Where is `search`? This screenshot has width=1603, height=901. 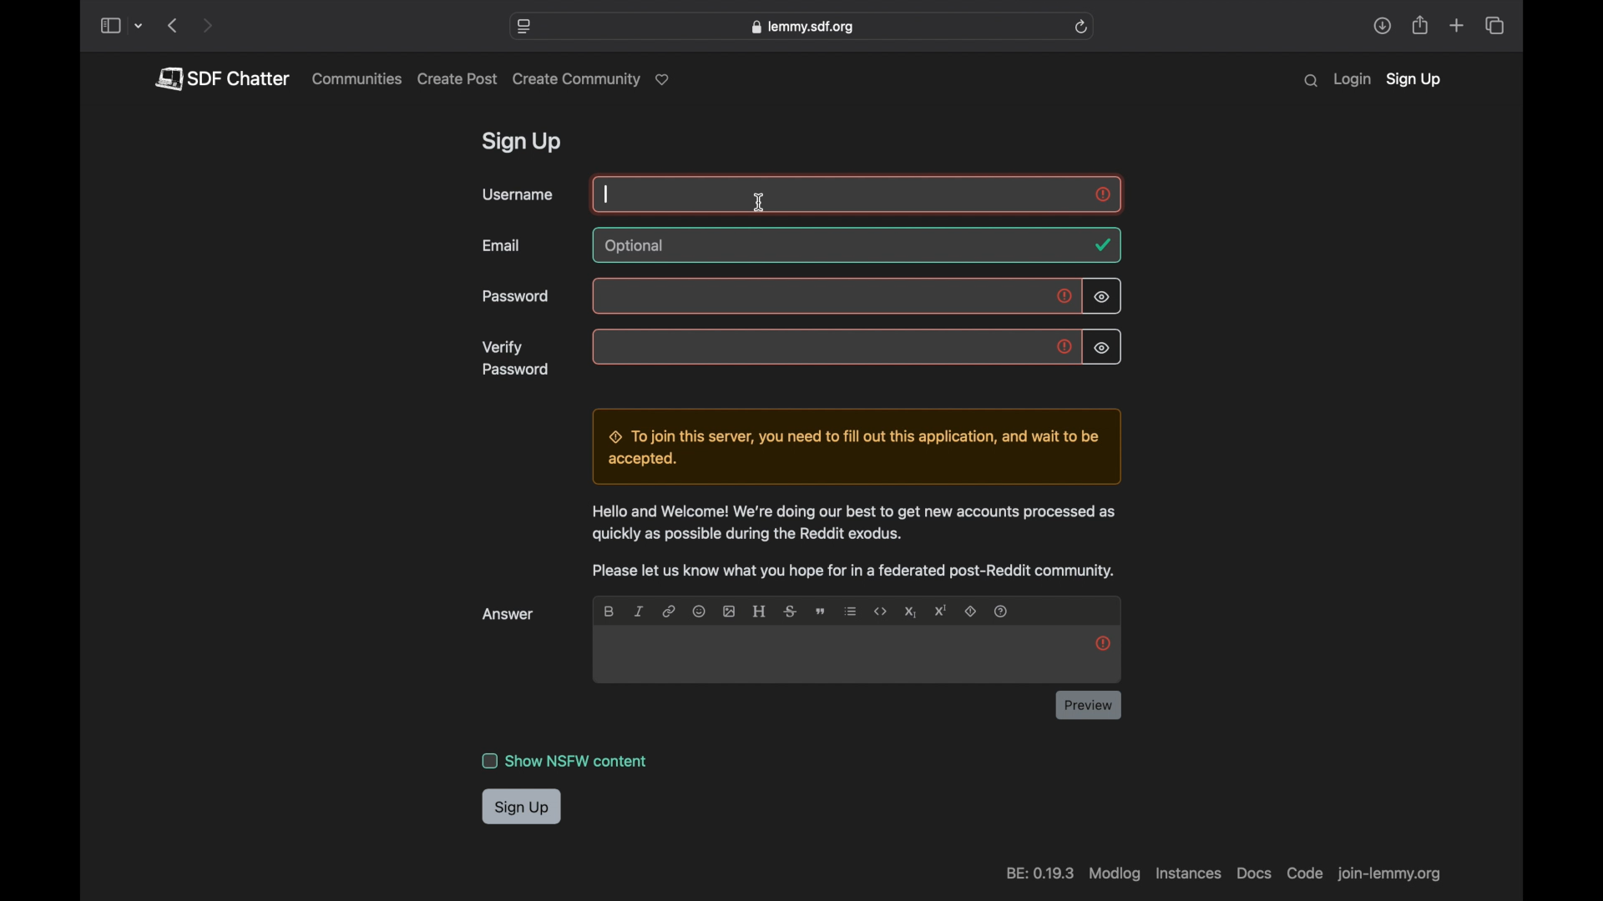 search is located at coordinates (1311, 81).